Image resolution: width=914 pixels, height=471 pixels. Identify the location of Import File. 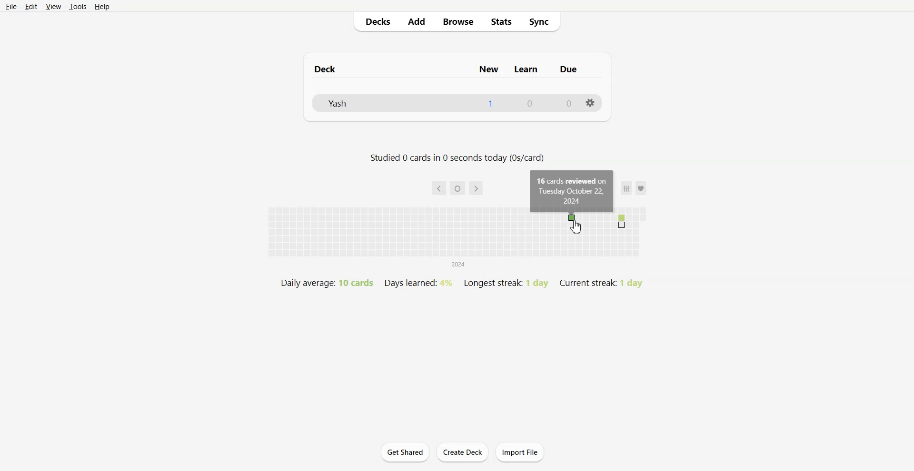
(521, 452).